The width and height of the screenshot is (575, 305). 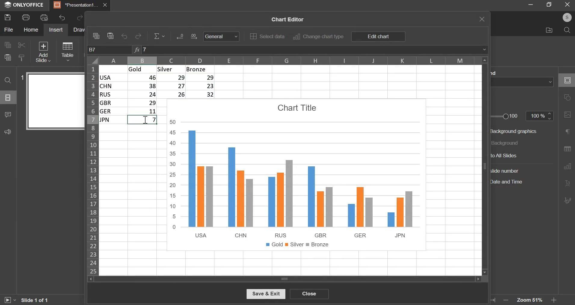 I want to click on columns, so click(x=289, y=60).